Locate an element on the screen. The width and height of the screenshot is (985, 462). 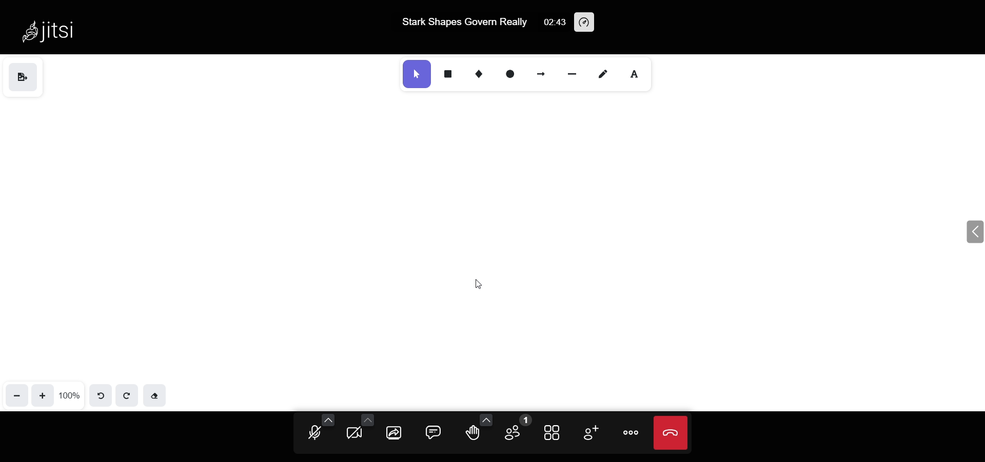
expand is located at coordinates (973, 232).